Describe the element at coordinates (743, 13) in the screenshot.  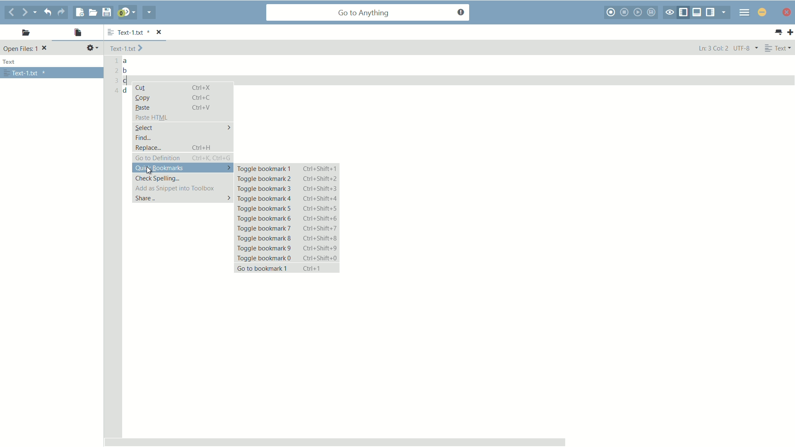
I see `menu` at that location.